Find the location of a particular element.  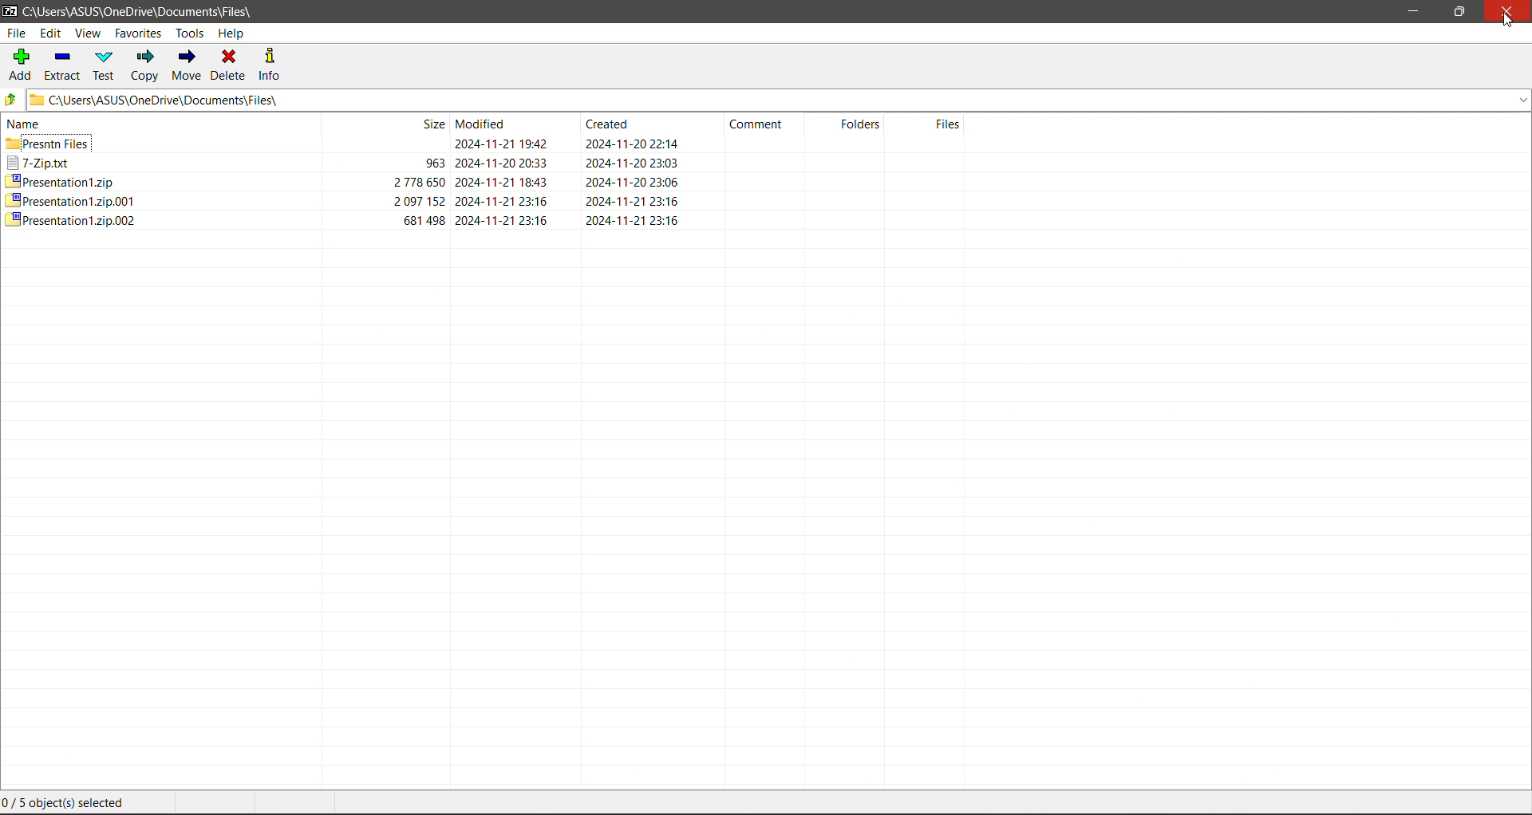

Size is located at coordinates (420, 124).